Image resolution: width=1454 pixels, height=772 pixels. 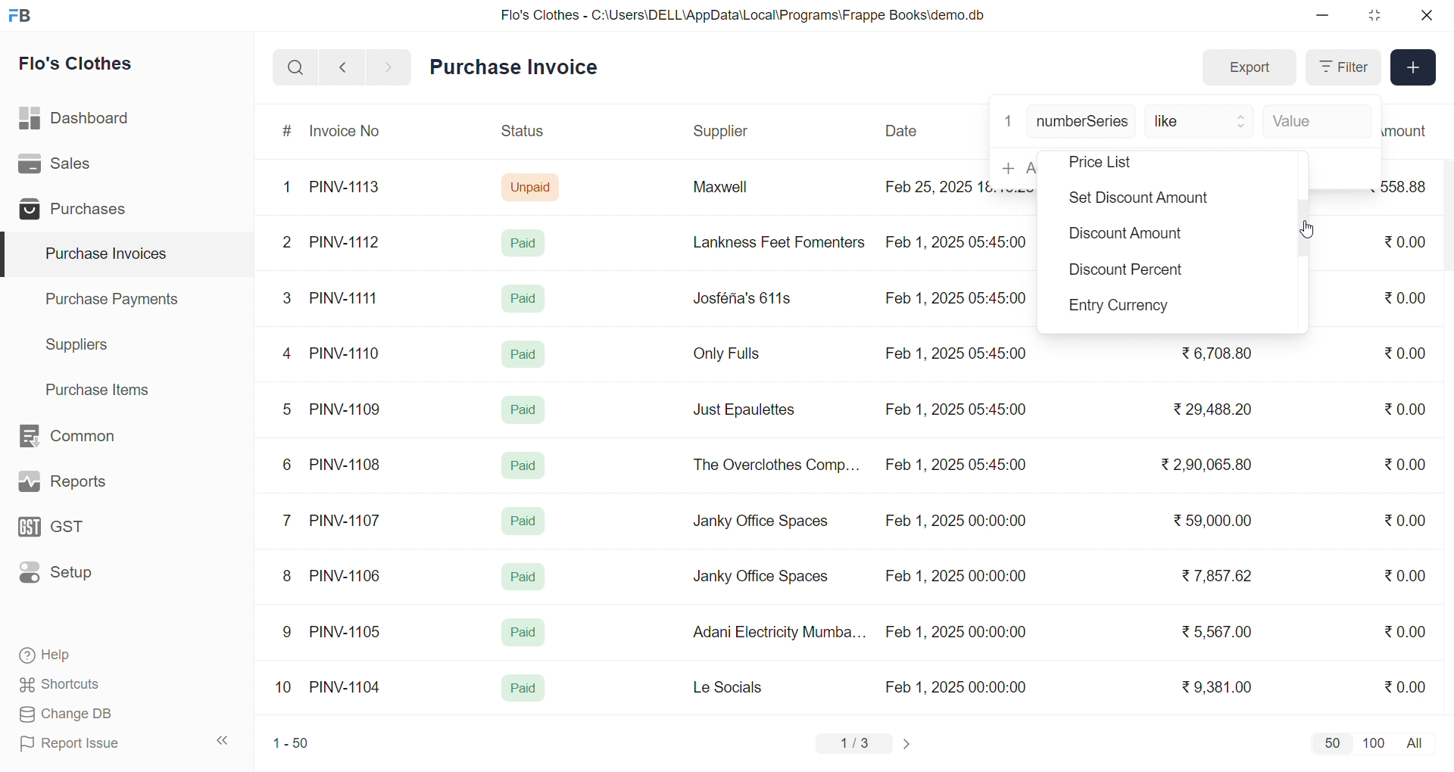 I want to click on minimize, so click(x=1324, y=16).